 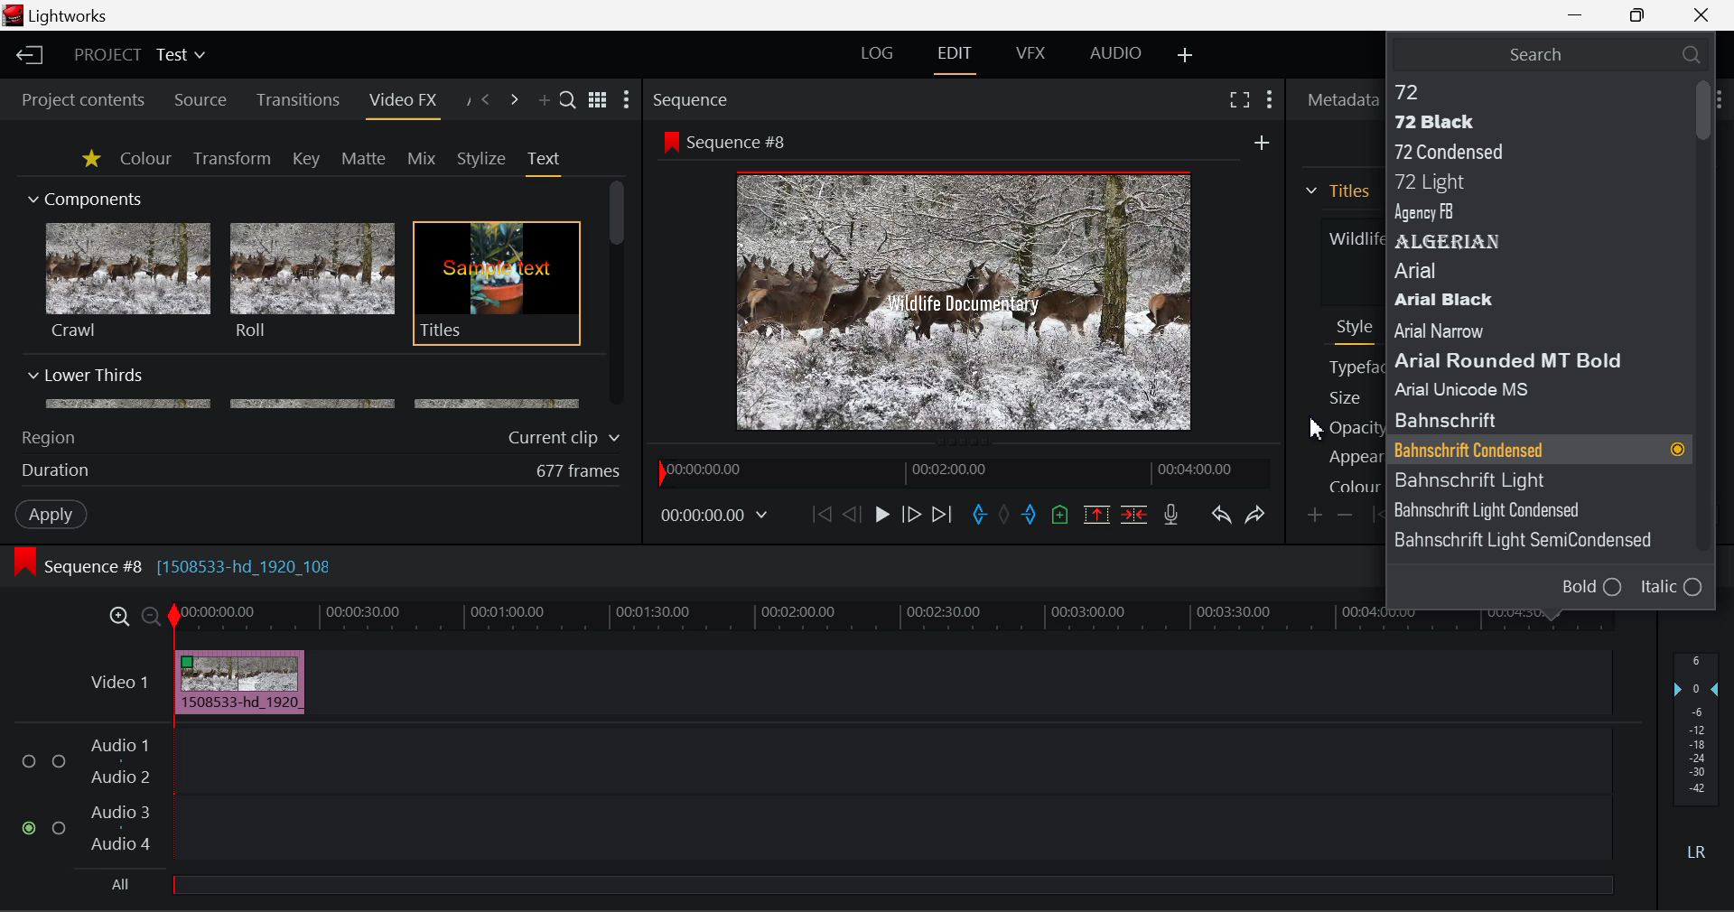 I want to click on Undo, so click(x=1221, y=516).